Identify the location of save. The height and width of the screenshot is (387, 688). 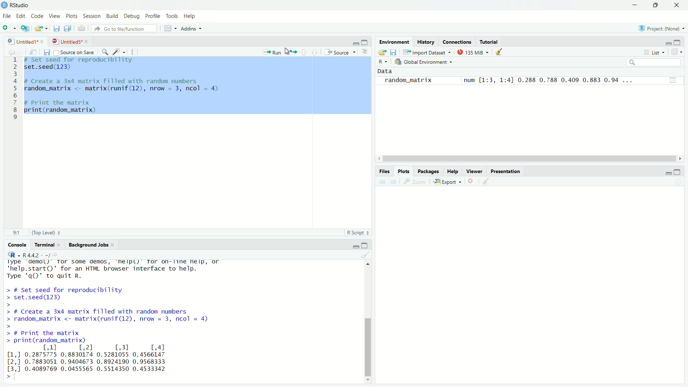
(394, 53).